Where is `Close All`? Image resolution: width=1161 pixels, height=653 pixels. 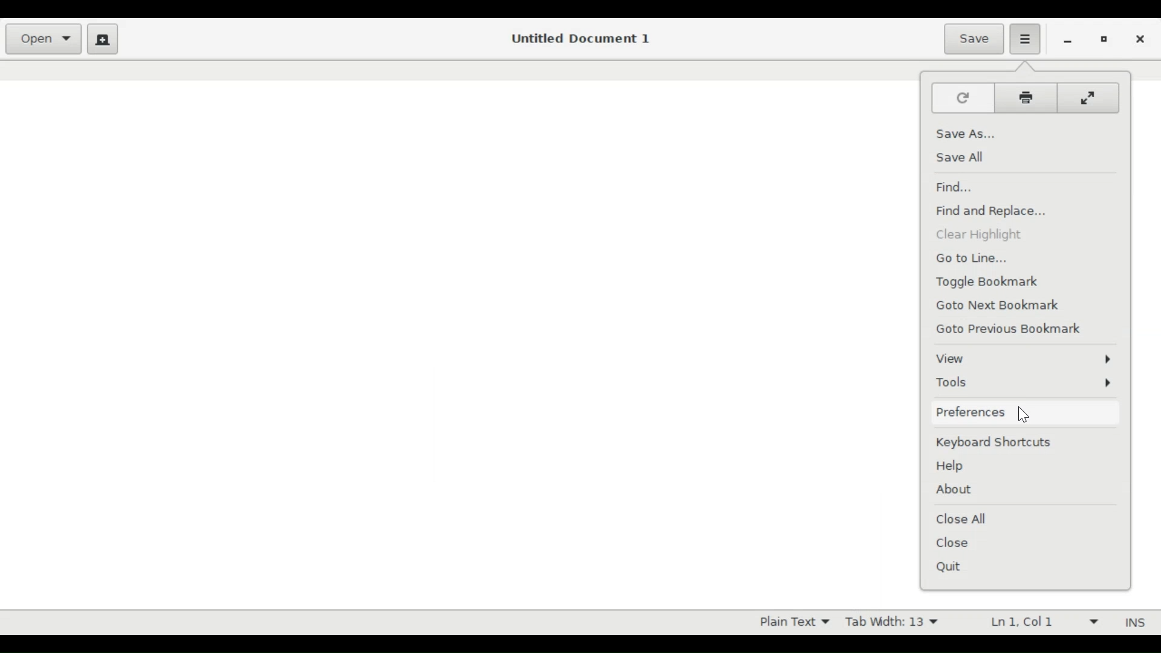 Close All is located at coordinates (969, 518).